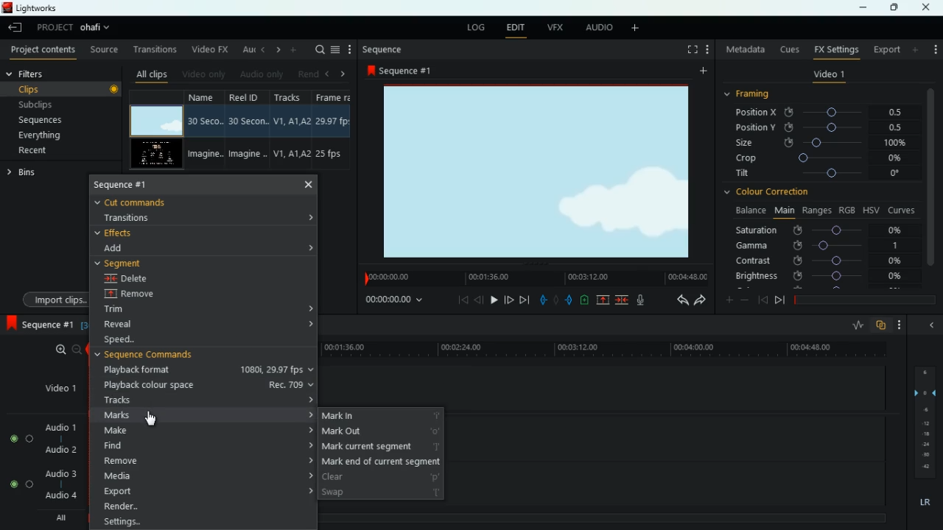 This screenshot has width=943, height=530. I want to click on minimize, so click(866, 7).